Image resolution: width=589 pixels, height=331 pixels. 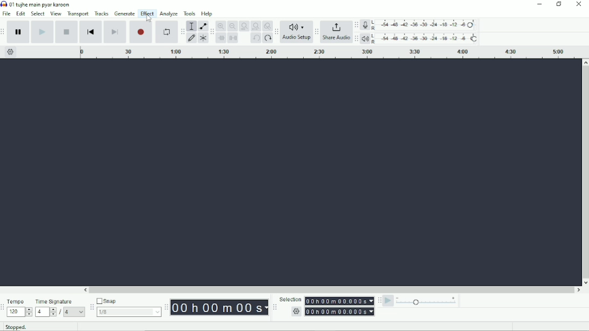 I want to click on Minimize, so click(x=537, y=4).